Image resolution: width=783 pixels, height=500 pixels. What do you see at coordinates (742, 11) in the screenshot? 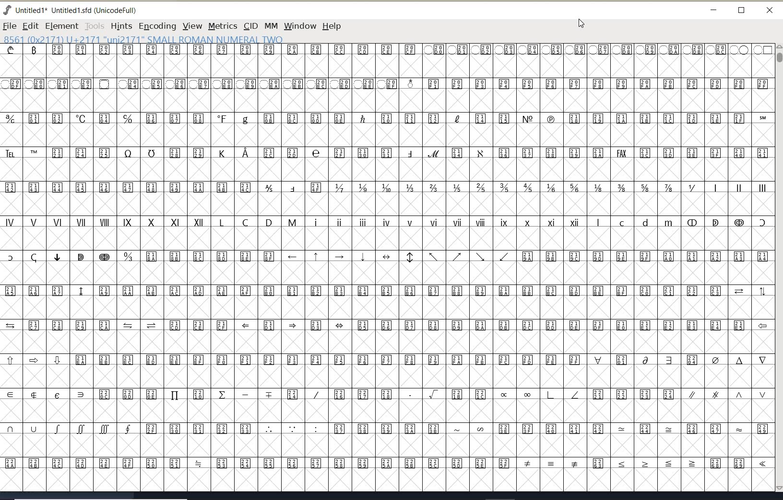
I see `restore` at bounding box center [742, 11].